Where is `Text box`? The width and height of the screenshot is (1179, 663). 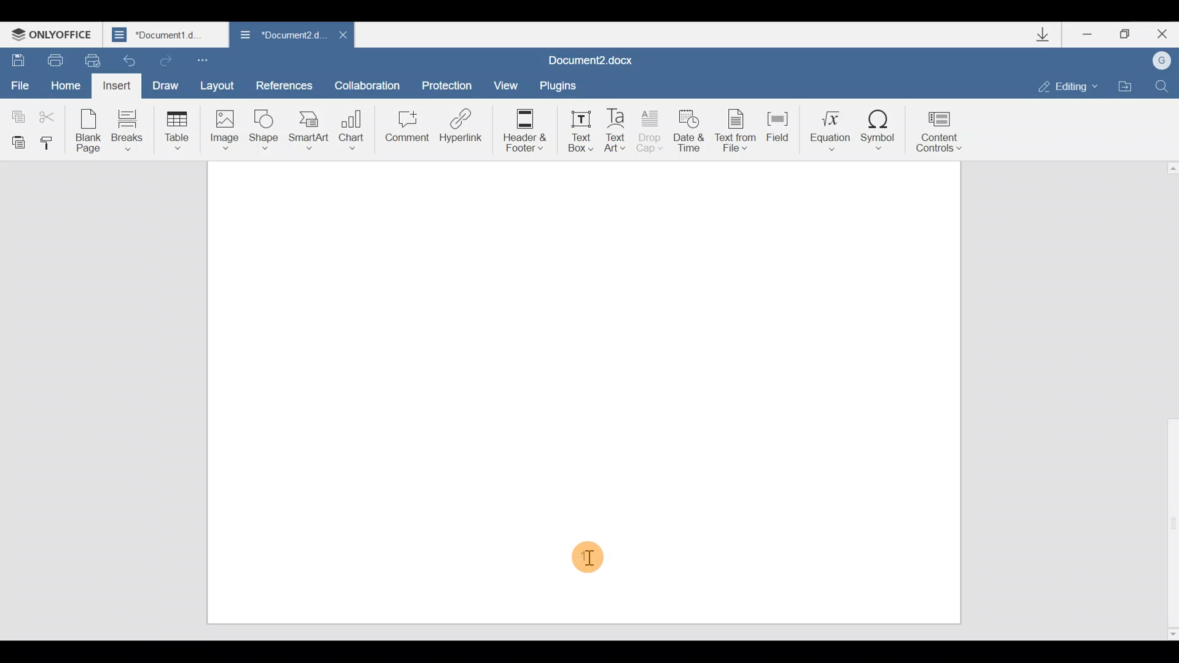
Text box is located at coordinates (577, 129).